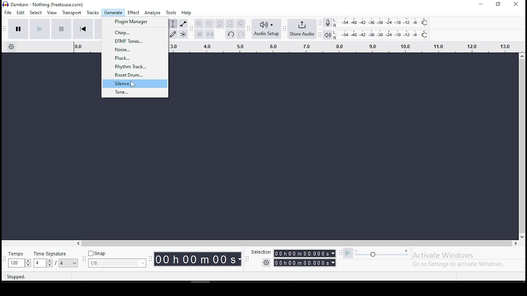  What do you see at coordinates (340, 47) in the screenshot?
I see `track's timing` at bounding box center [340, 47].